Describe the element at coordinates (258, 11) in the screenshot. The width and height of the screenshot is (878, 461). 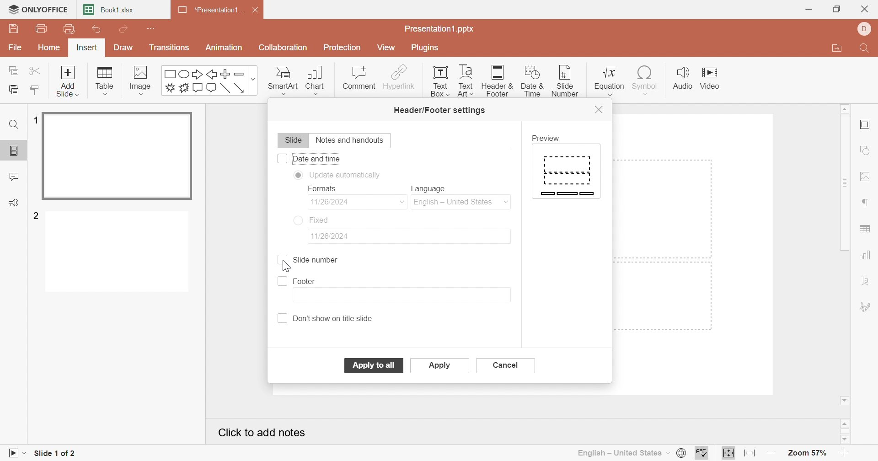
I see `Close` at that location.